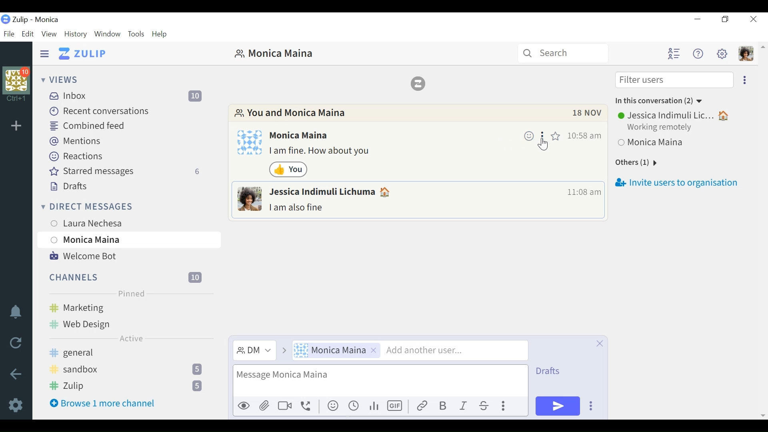 Image resolution: width=768 pixels, height=432 pixels. Describe the element at coordinates (289, 170) in the screenshot. I see `Emoji reaction` at that location.